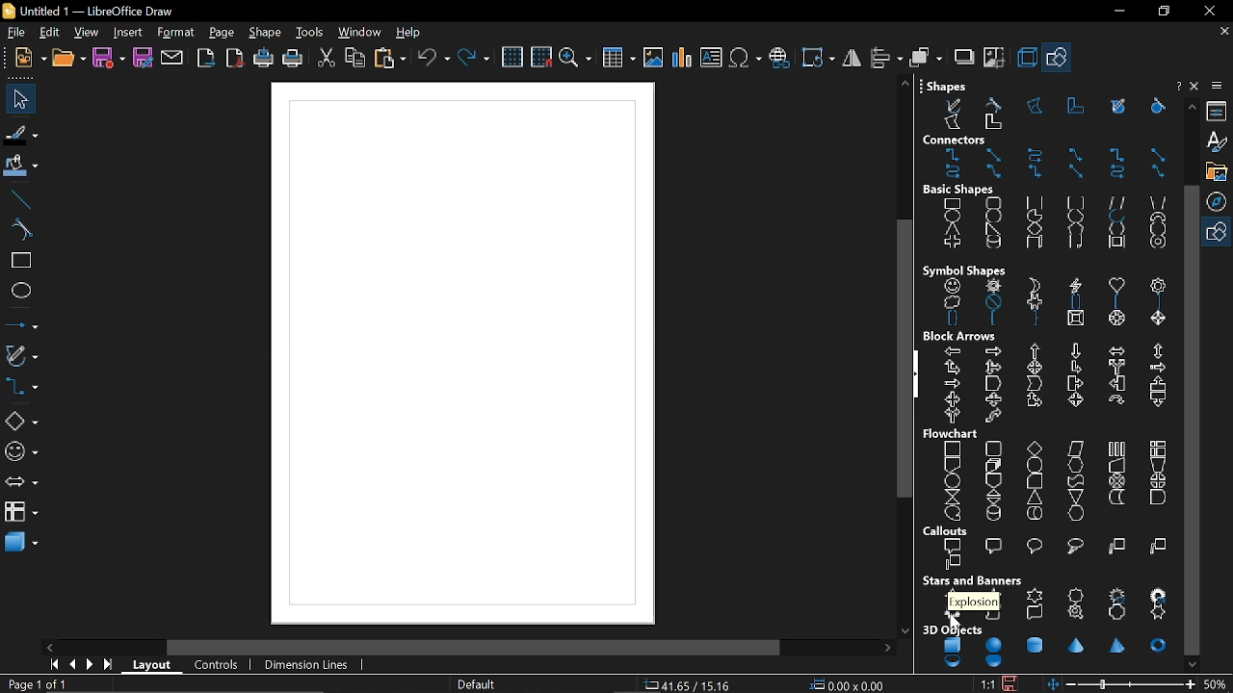 The width and height of the screenshot is (1233, 693). Describe the element at coordinates (816, 57) in the screenshot. I see `Transformation` at that location.